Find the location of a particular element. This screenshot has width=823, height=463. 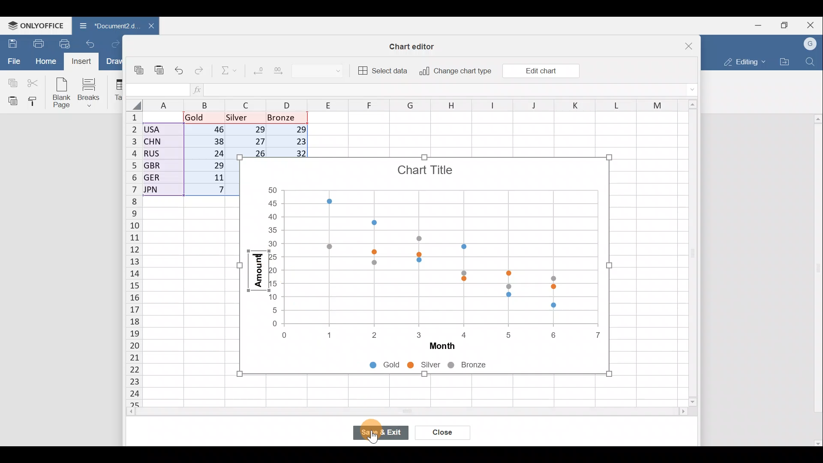

Scroll bar is located at coordinates (389, 413).